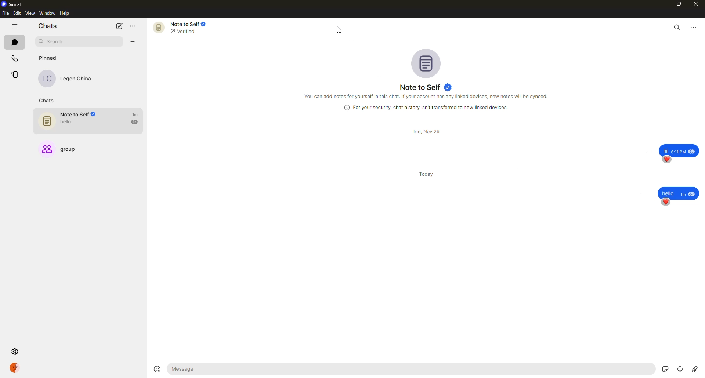 The height and width of the screenshot is (378, 705). What do you see at coordinates (15, 26) in the screenshot?
I see `hide tabs` at bounding box center [15, 26].